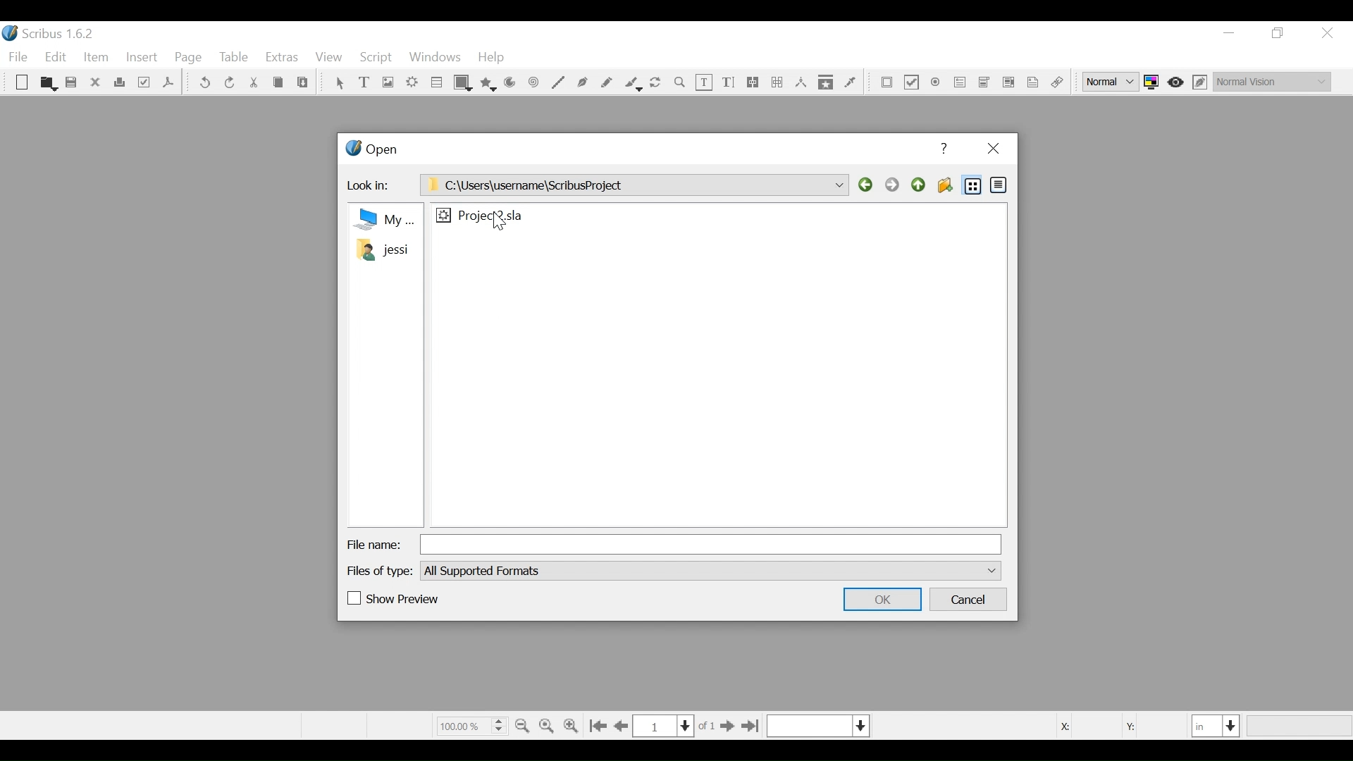 This screenshot has width=1353, height=761. What do you see at coordinates (471, 725) in the screenshot?
I see `Zoom Factor` at bounding box center [471, 725].